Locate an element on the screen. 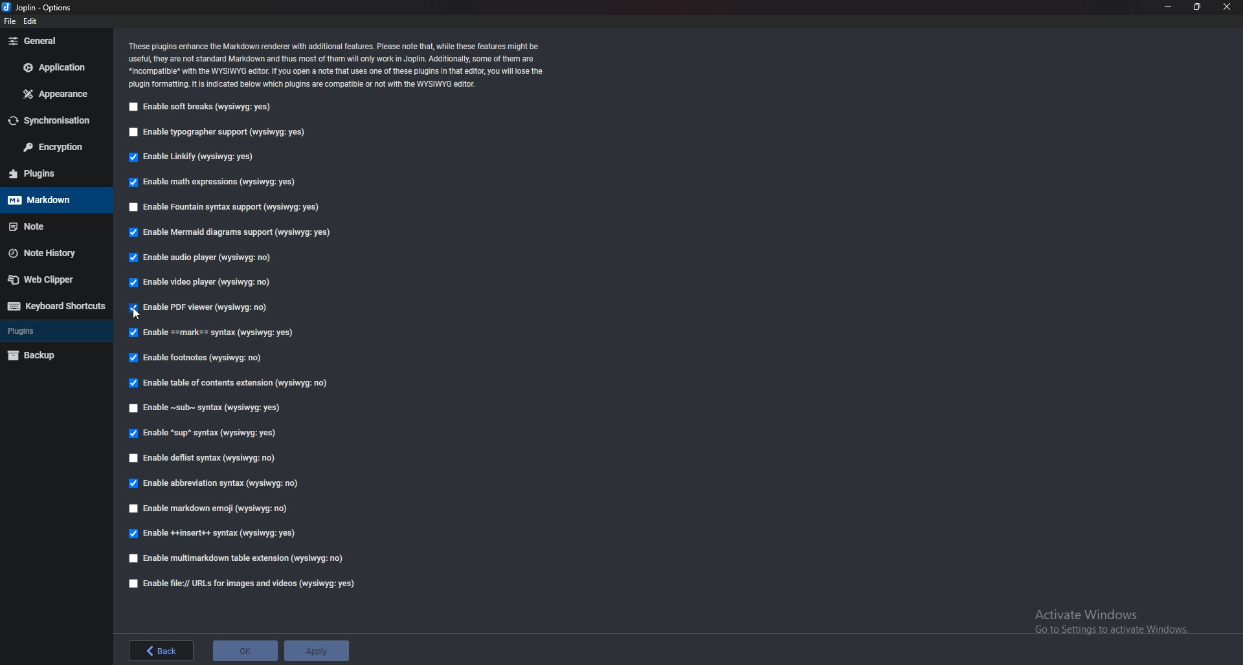 This screenshot has width=1243, height=665. enable sub syntax is located at coordinates (207, 408).